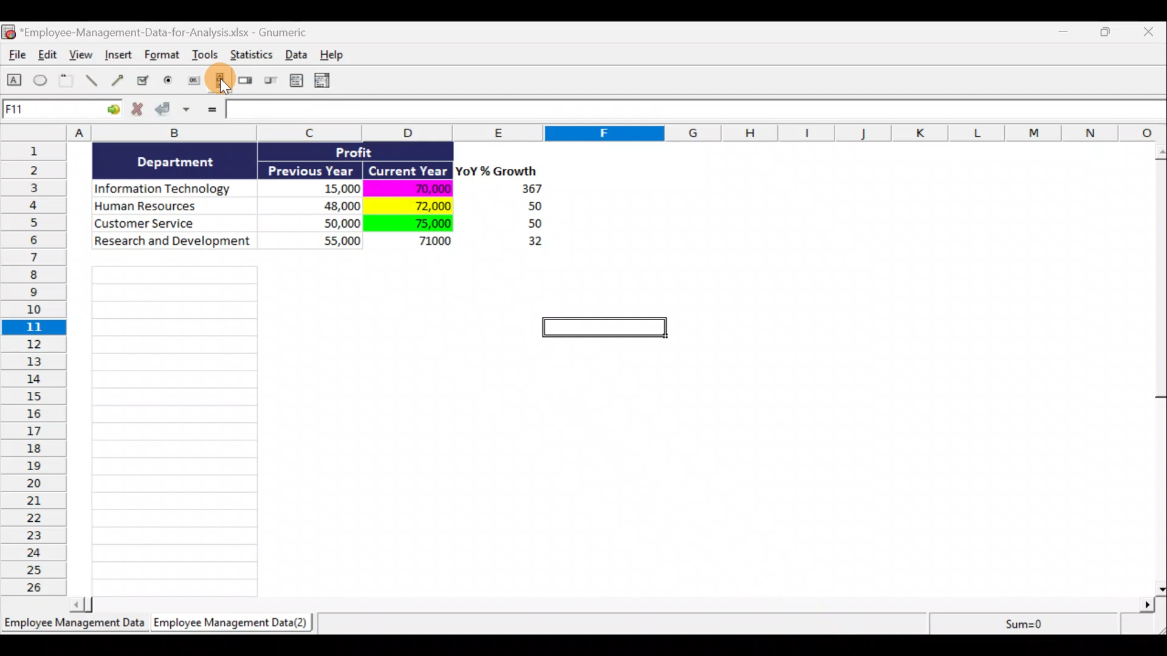 The image size is (1167, 656). What do you see at coordinates (604, 329) in the screenshot?
I see `selected cell` at bounding box center [604, 329].